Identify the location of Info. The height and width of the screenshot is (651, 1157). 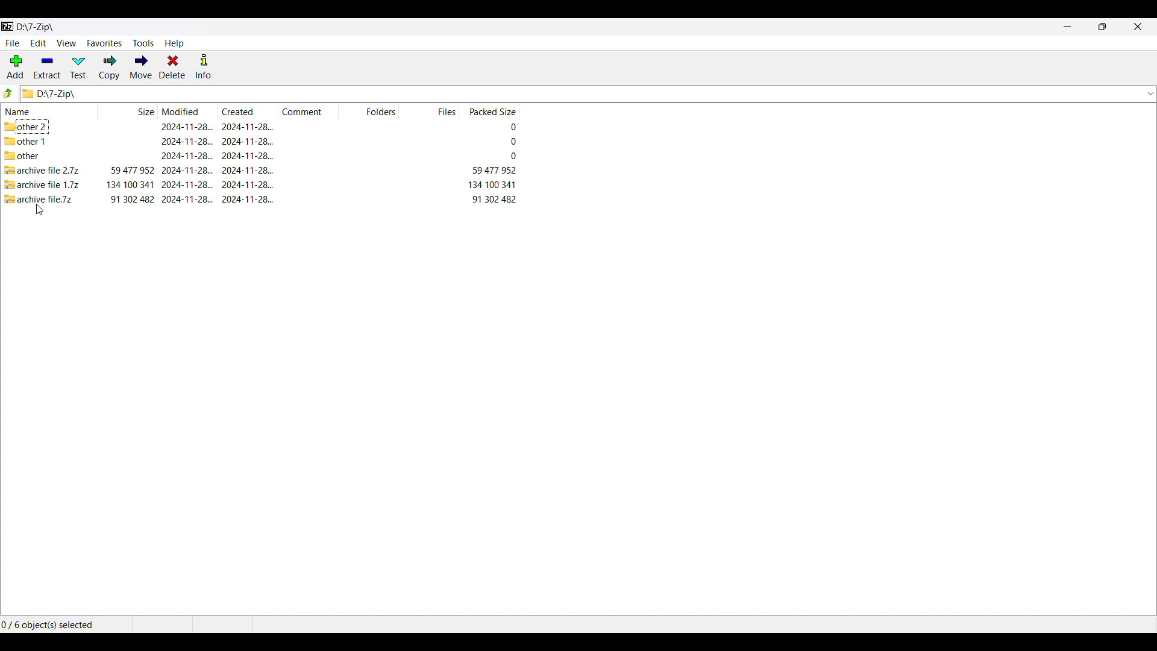
(203, 66).